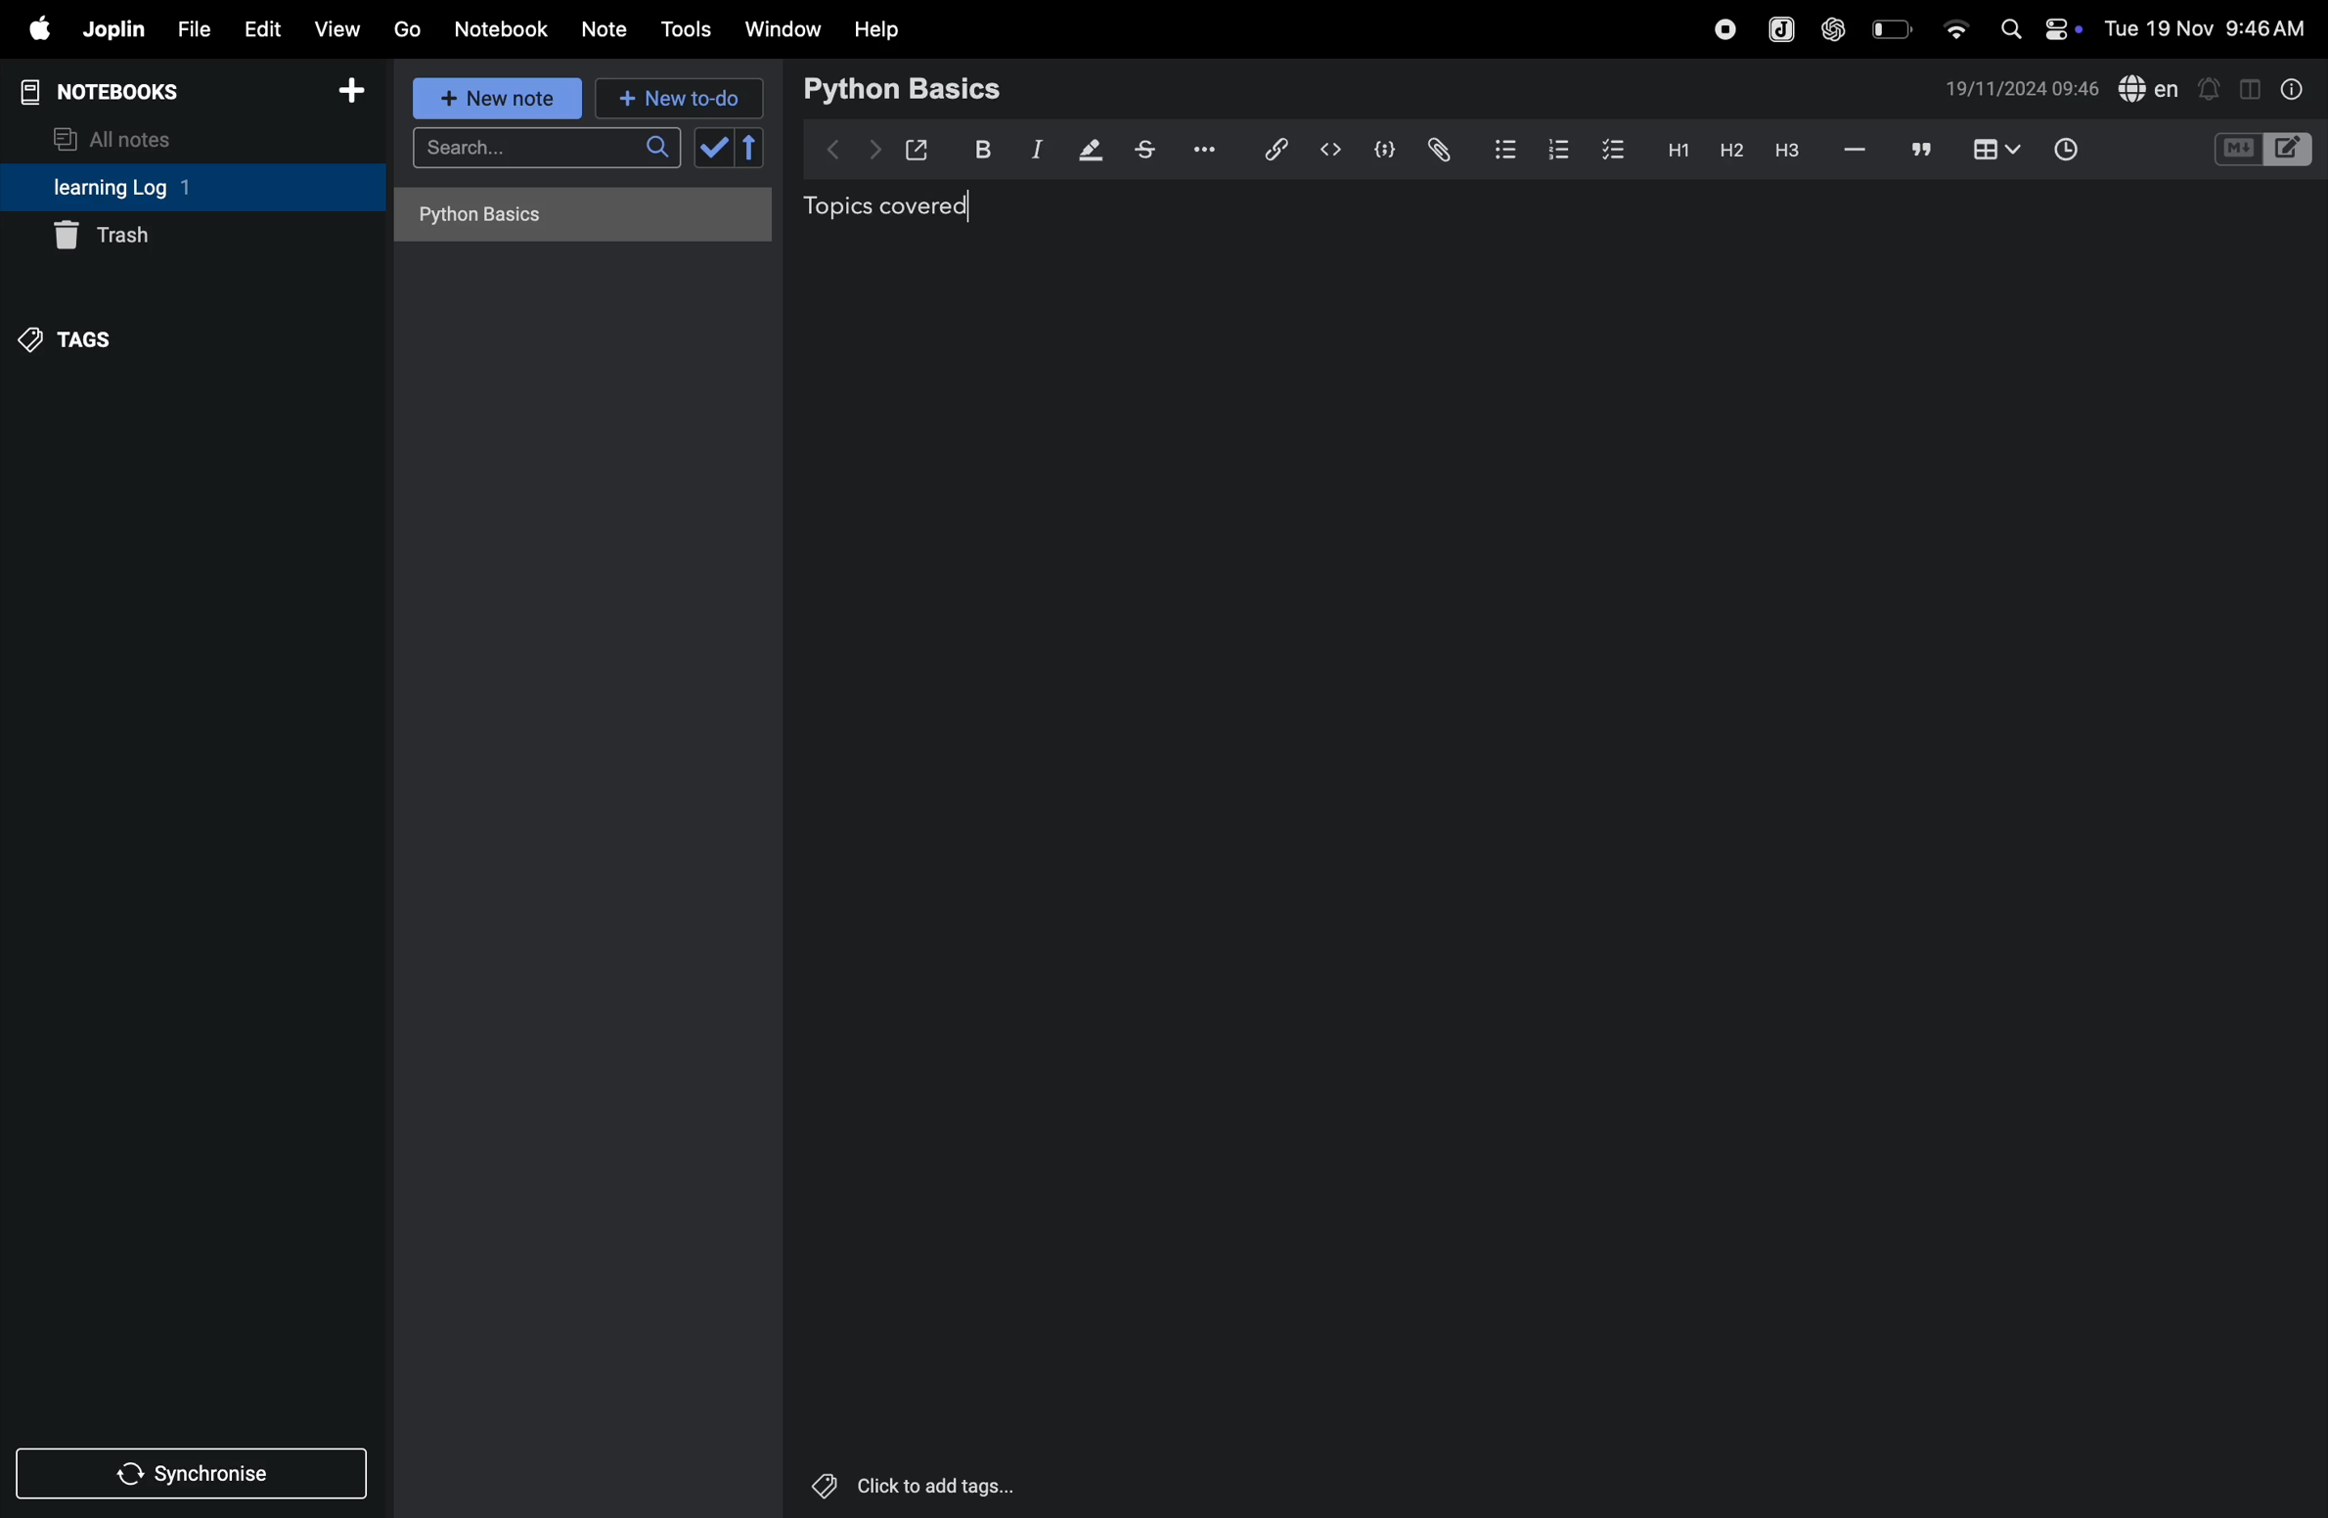  Describe the element at coordinates (978, 150) in the screenshot. I see `bold` at that location.